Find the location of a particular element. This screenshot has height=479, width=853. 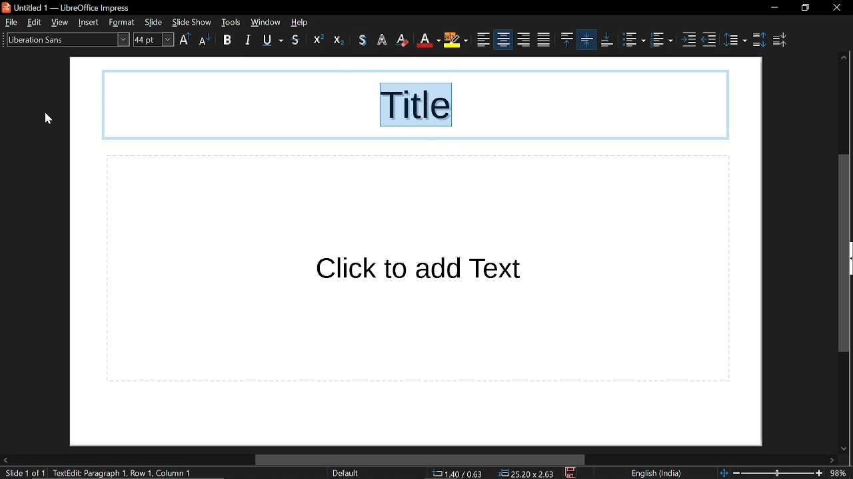

highlight is located at coordinates (429, 40).